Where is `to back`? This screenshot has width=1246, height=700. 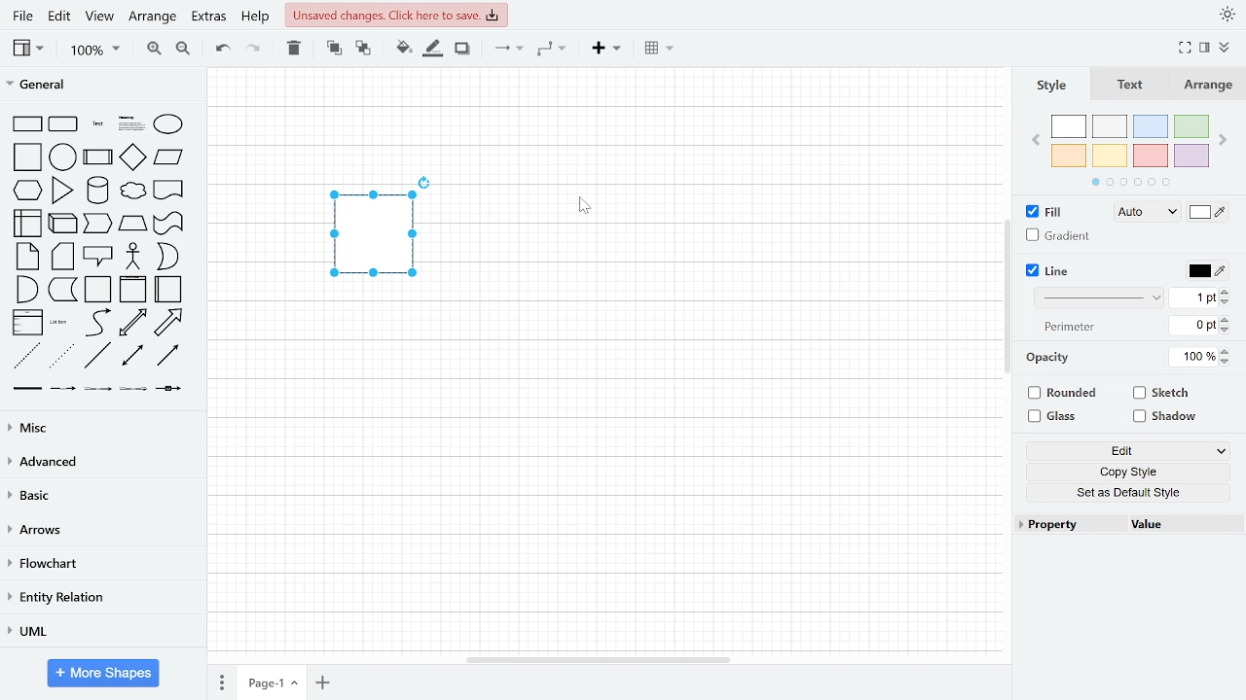 to back is located at coordinates (363, 47).